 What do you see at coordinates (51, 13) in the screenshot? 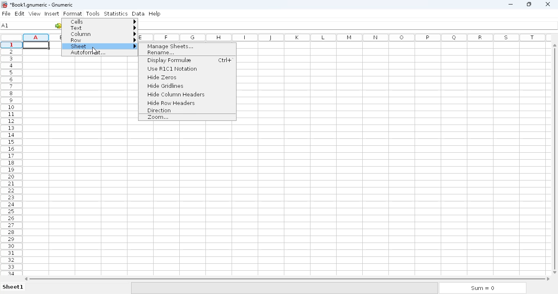
I see `insert` at bounding box center [51, 13].